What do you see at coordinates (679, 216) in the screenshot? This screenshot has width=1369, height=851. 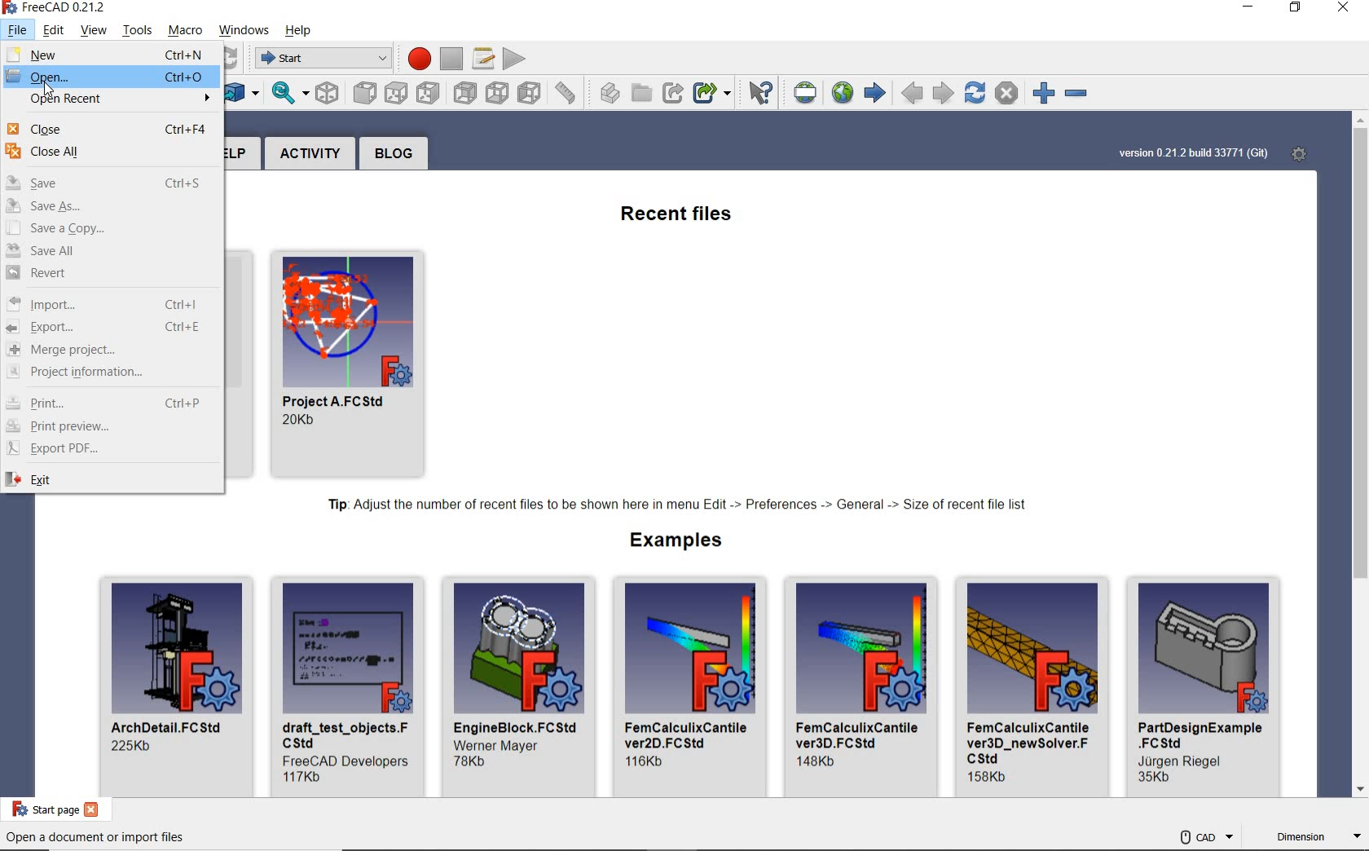 I see `RECENTFILES` at bounding box center [679, 216].